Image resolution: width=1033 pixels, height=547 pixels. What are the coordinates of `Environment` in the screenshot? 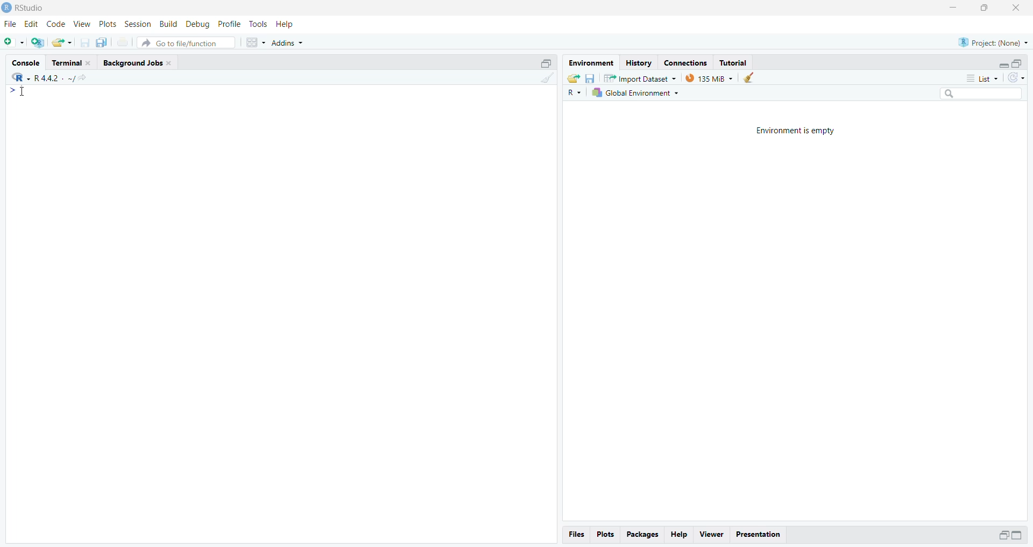 It's located at (591, 63).